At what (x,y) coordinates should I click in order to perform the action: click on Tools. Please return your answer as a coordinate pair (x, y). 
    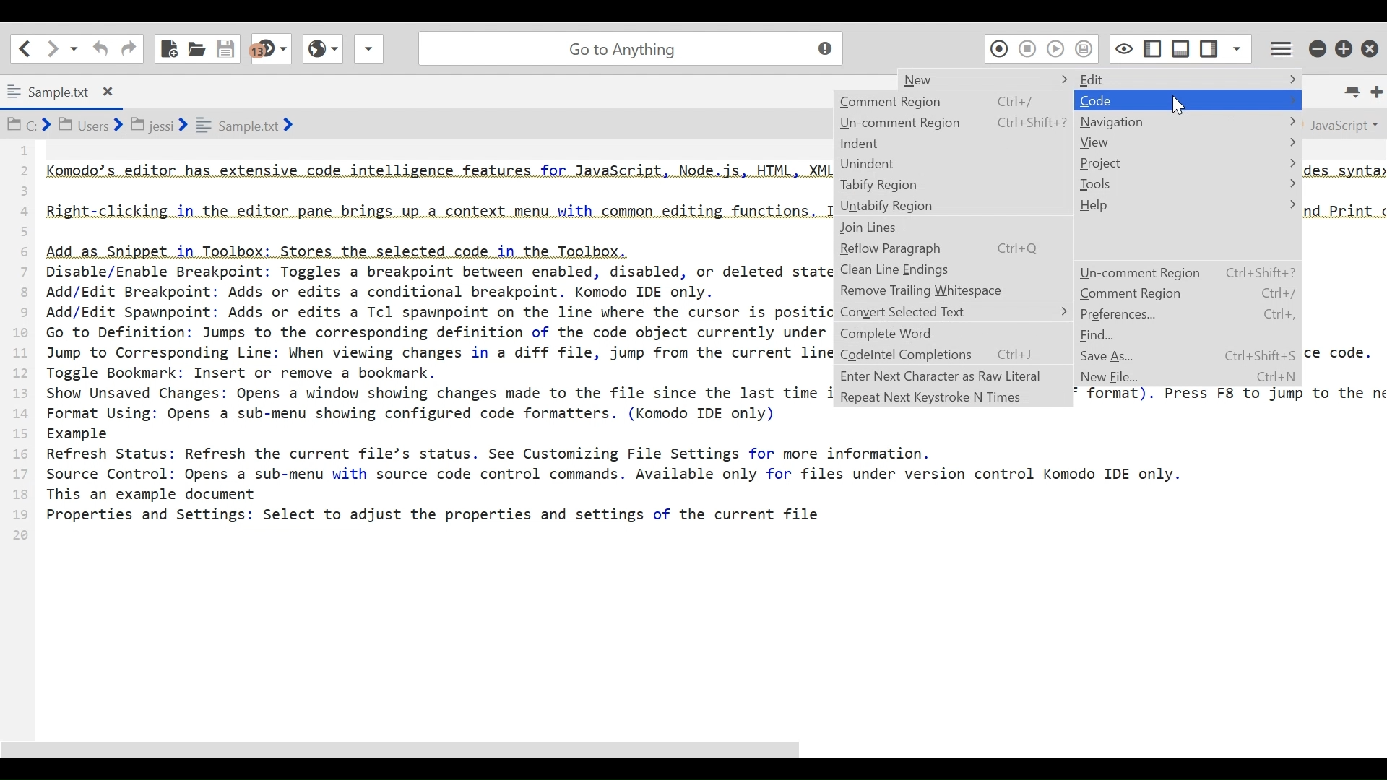
    Looking at the image, I should click on (1187, 183).